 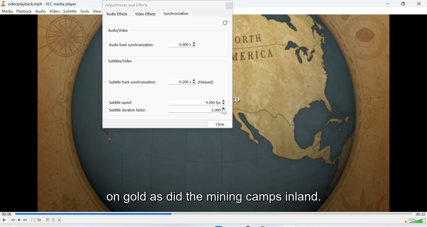 I want to click on Close, so click(x=221, y=124).